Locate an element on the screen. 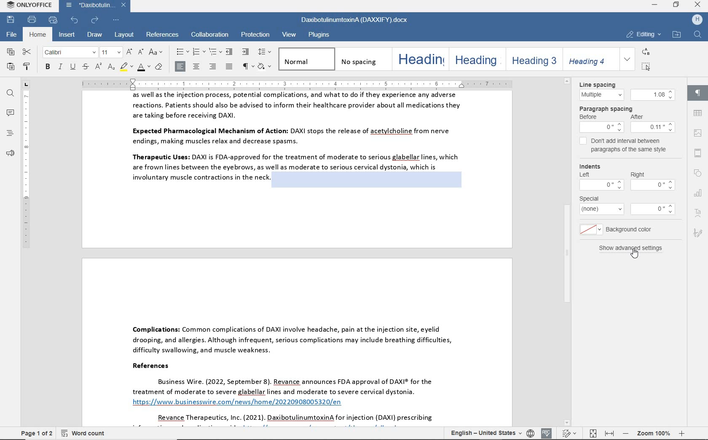 The width and height of the screenshot is (708, 440). copy style is located at coordinates (28, 67).